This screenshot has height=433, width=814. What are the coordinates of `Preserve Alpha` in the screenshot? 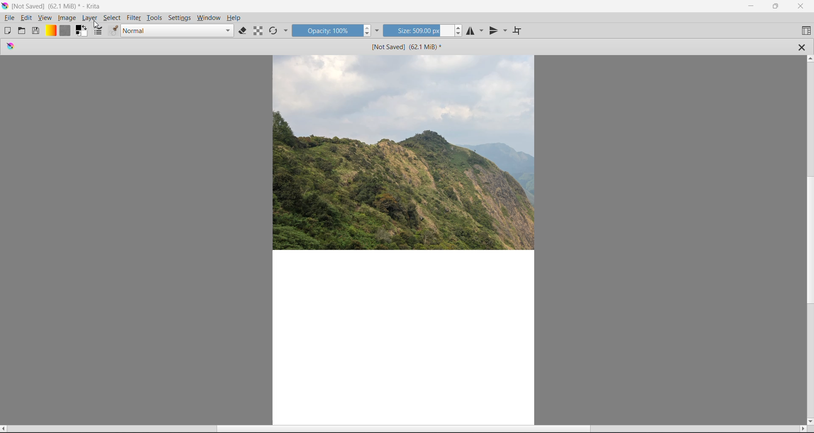 It's located at (259, 31).